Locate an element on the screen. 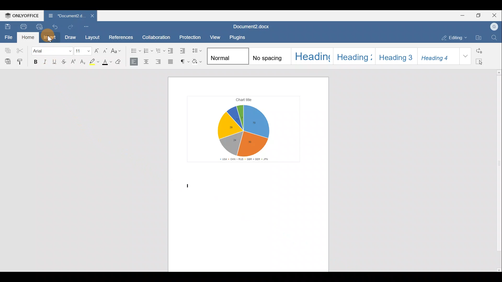 The width and height of the screenshot is (502, 282). Plugins is located at coordinates (237, 37).